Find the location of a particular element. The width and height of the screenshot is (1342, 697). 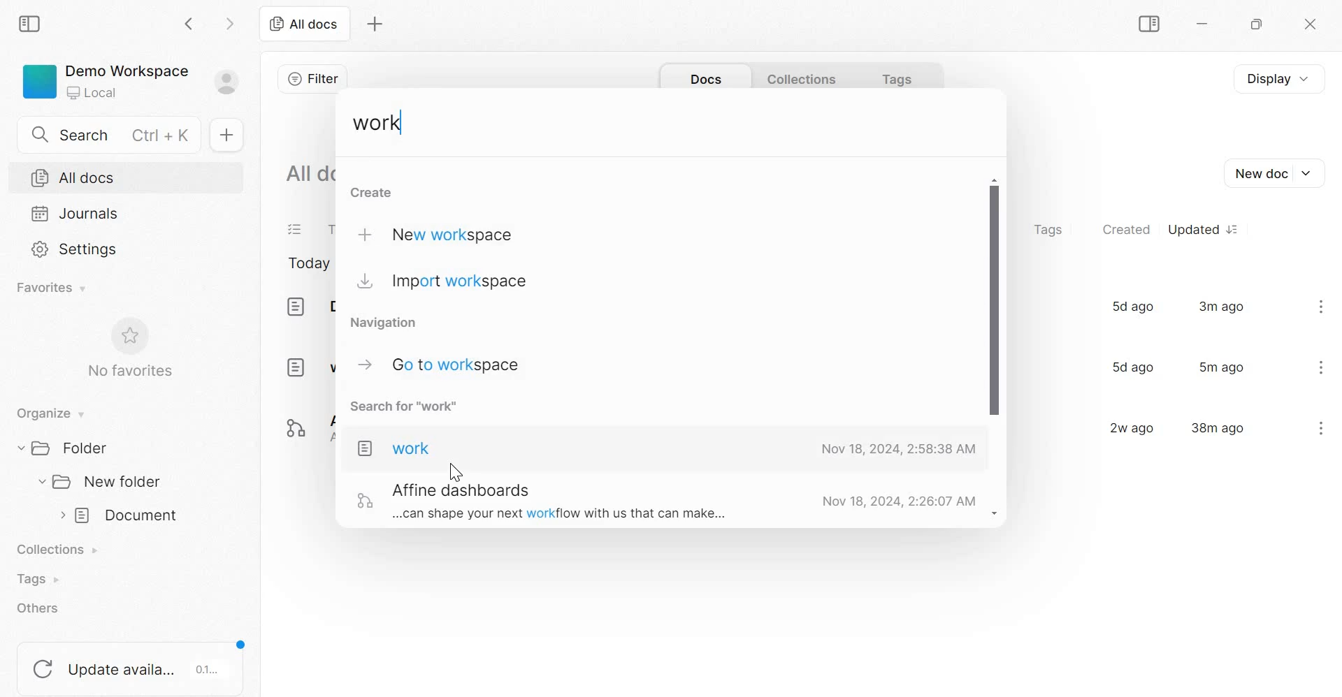

2w ago is located at coordinates (1127, 427).